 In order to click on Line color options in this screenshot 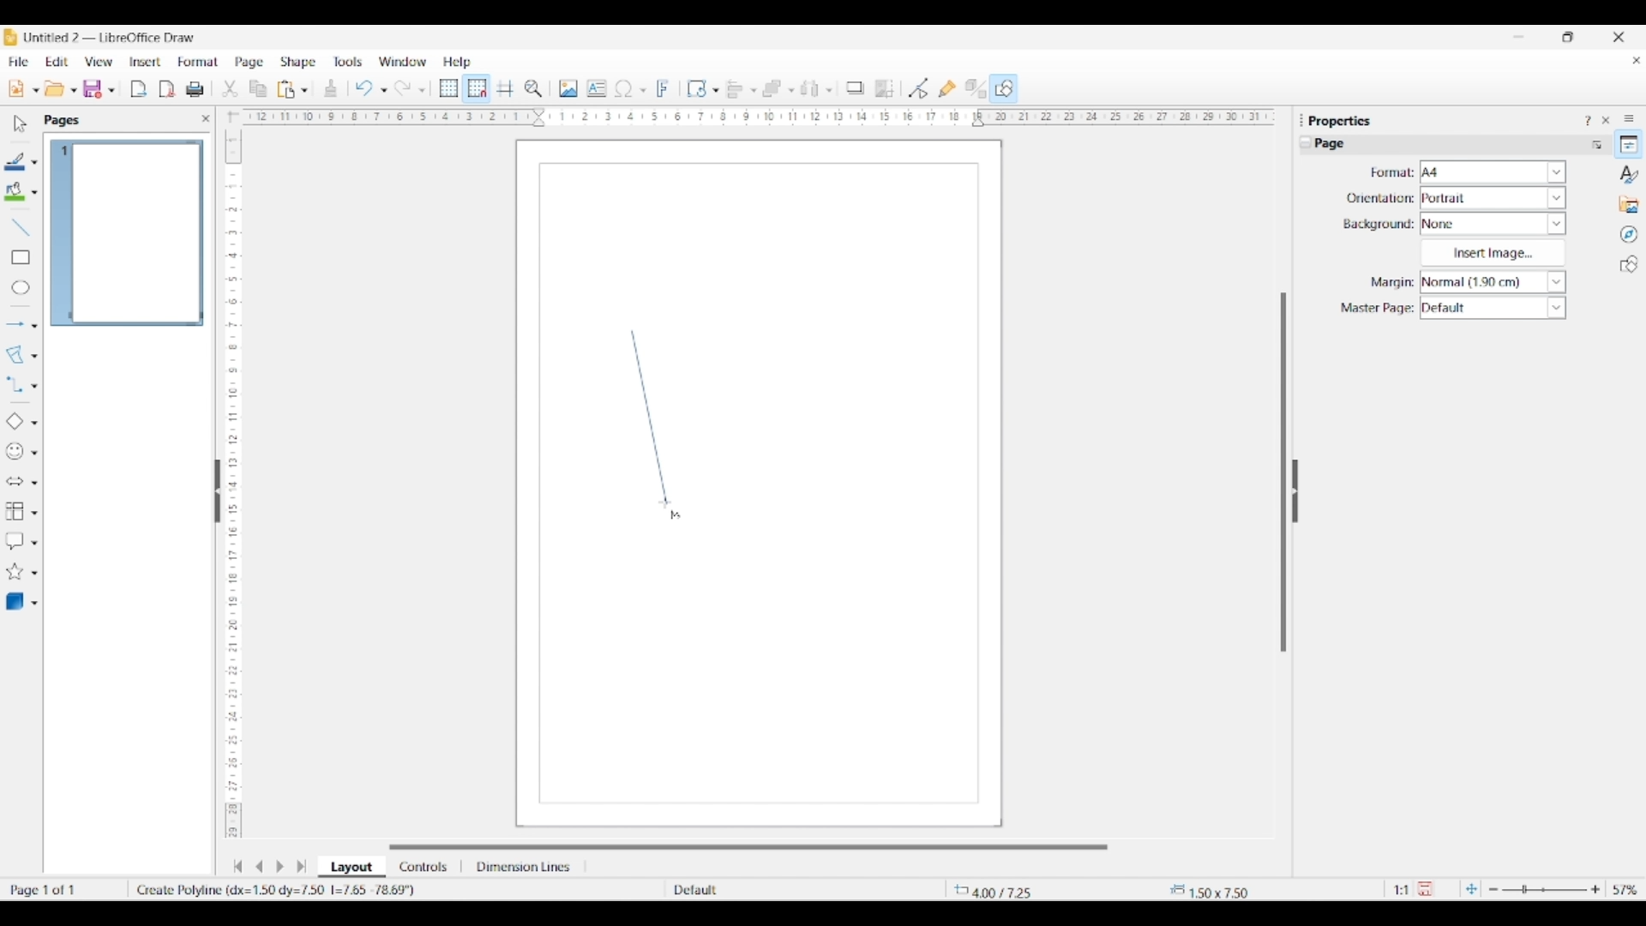, I will do `click(34, 163)`.